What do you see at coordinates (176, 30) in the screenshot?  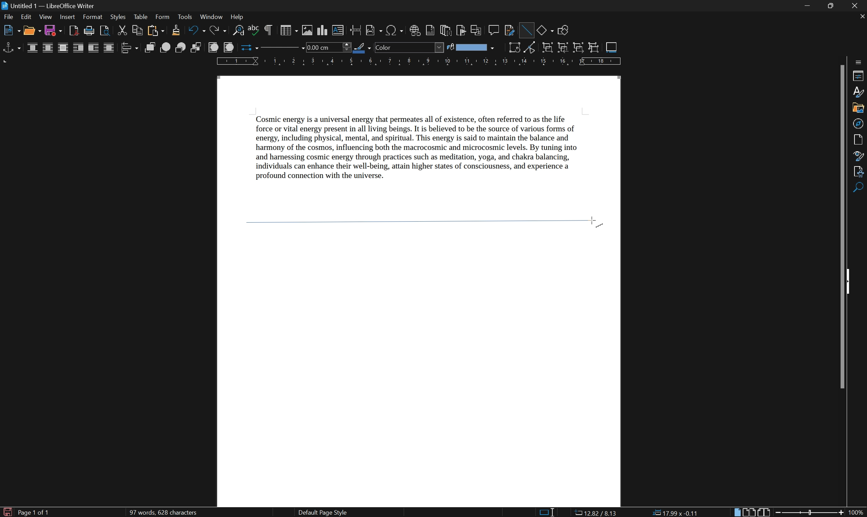 I see `clone formatting` at bounding box center [176, 30].